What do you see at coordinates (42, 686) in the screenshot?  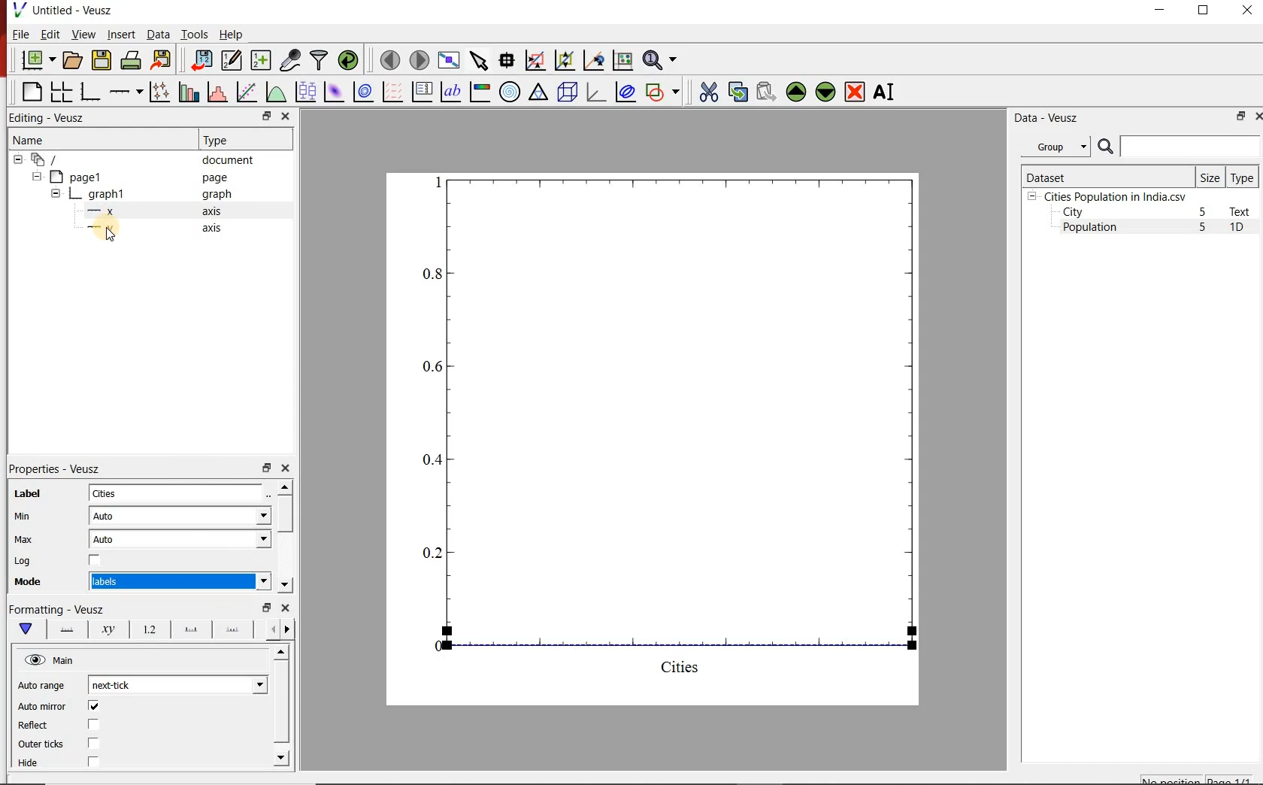 I see `Auto range` at bounding box center [42, 686].